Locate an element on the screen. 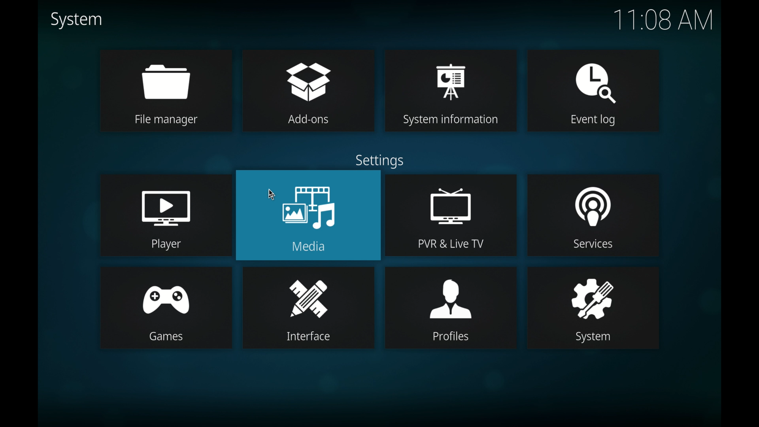 The width and height of the screenshot is (759, 427). PVR and live tv is located at coordinates (451, 215).